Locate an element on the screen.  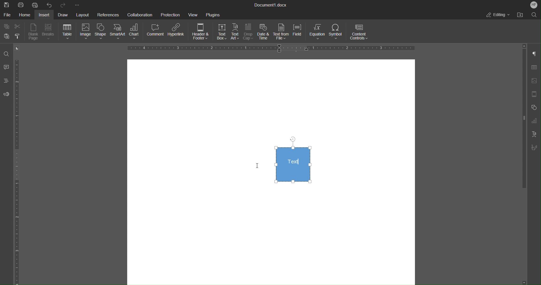
Draw is located at coordinates (64, 14).